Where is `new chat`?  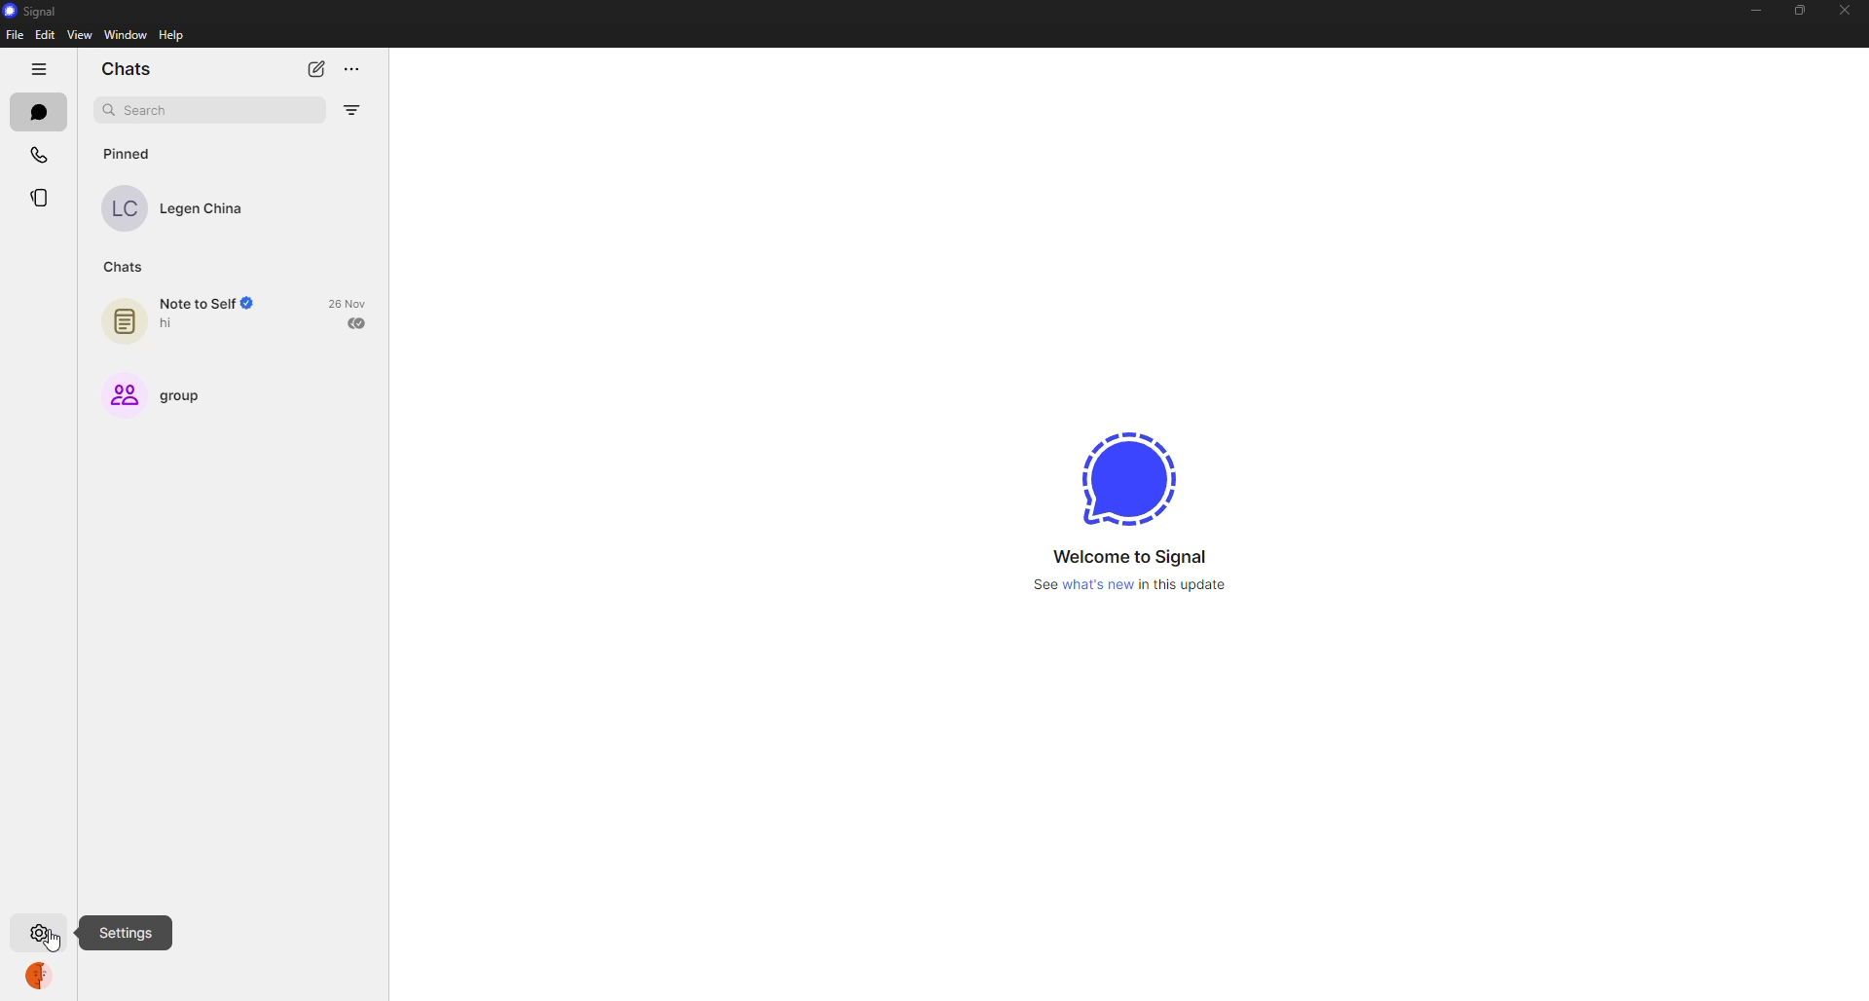
new chat is located at coordinates (311, 68).